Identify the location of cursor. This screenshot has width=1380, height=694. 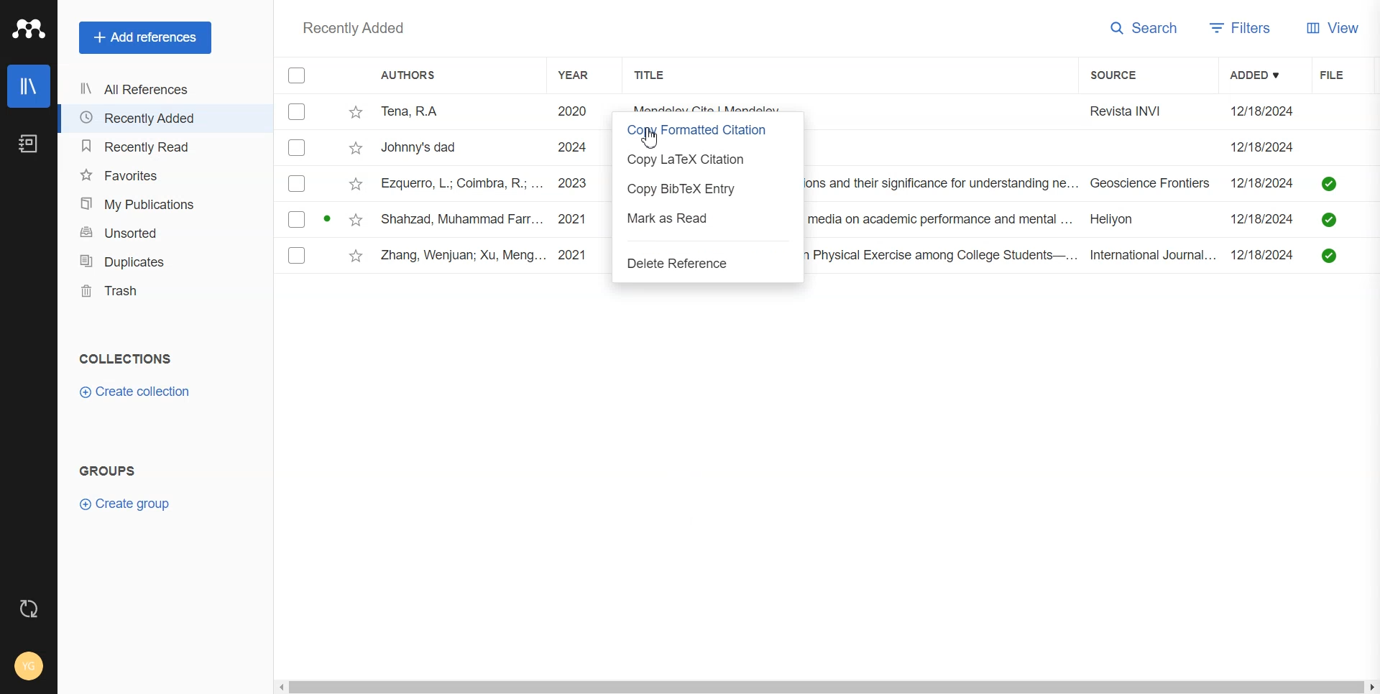
(651, 140).